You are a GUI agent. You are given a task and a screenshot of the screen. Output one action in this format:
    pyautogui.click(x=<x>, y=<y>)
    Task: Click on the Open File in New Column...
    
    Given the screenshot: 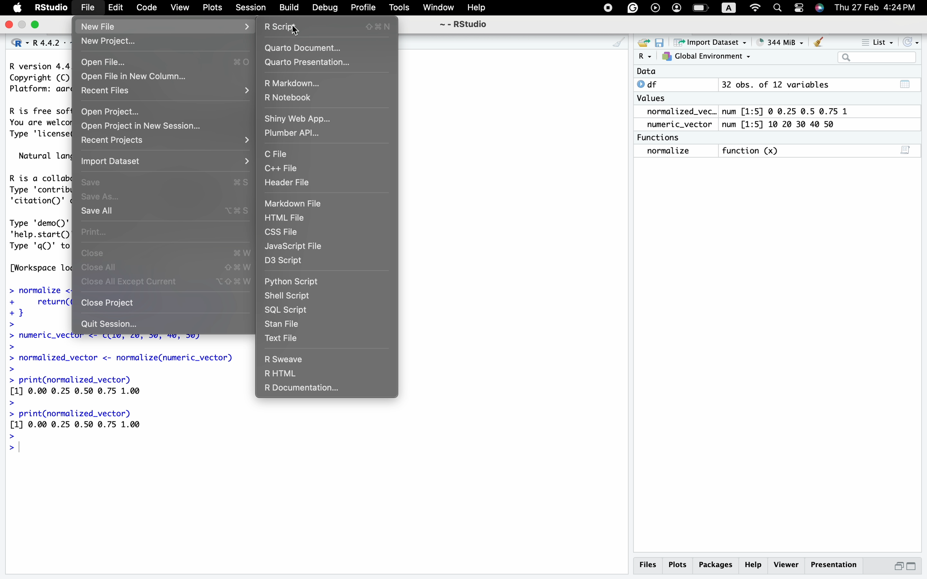 What is the action you would take?
    pyautogui.click(x=133, y=76)
    